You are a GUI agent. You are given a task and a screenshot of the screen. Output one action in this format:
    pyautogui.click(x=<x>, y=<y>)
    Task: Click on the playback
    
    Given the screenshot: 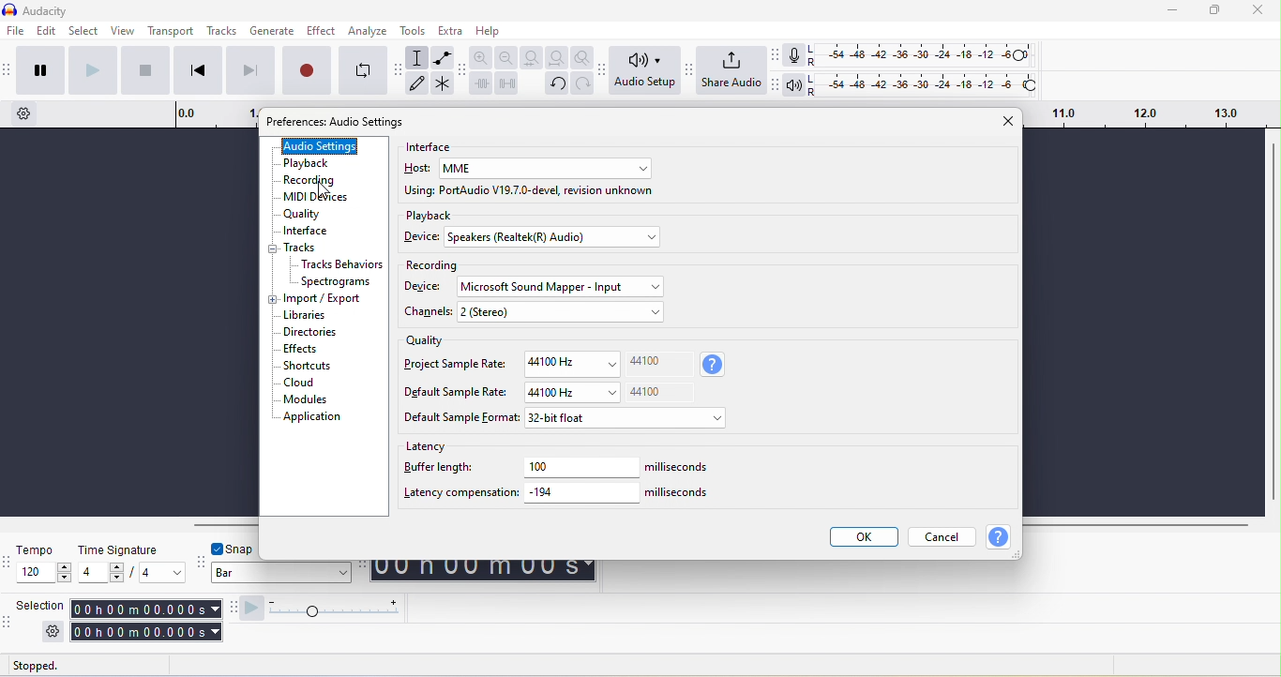 What is the action you would take?
    pyautogui.click(x=312, y=165)
    